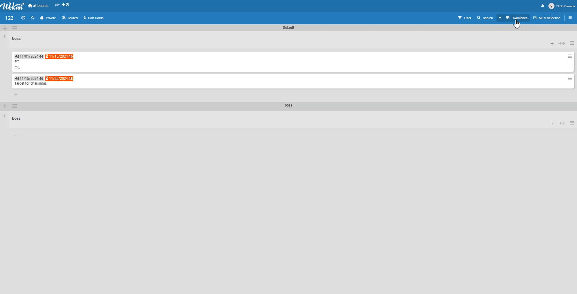 This screenshot has height=294, width=577. I want to click on Open sidebar, so click(571, 17).